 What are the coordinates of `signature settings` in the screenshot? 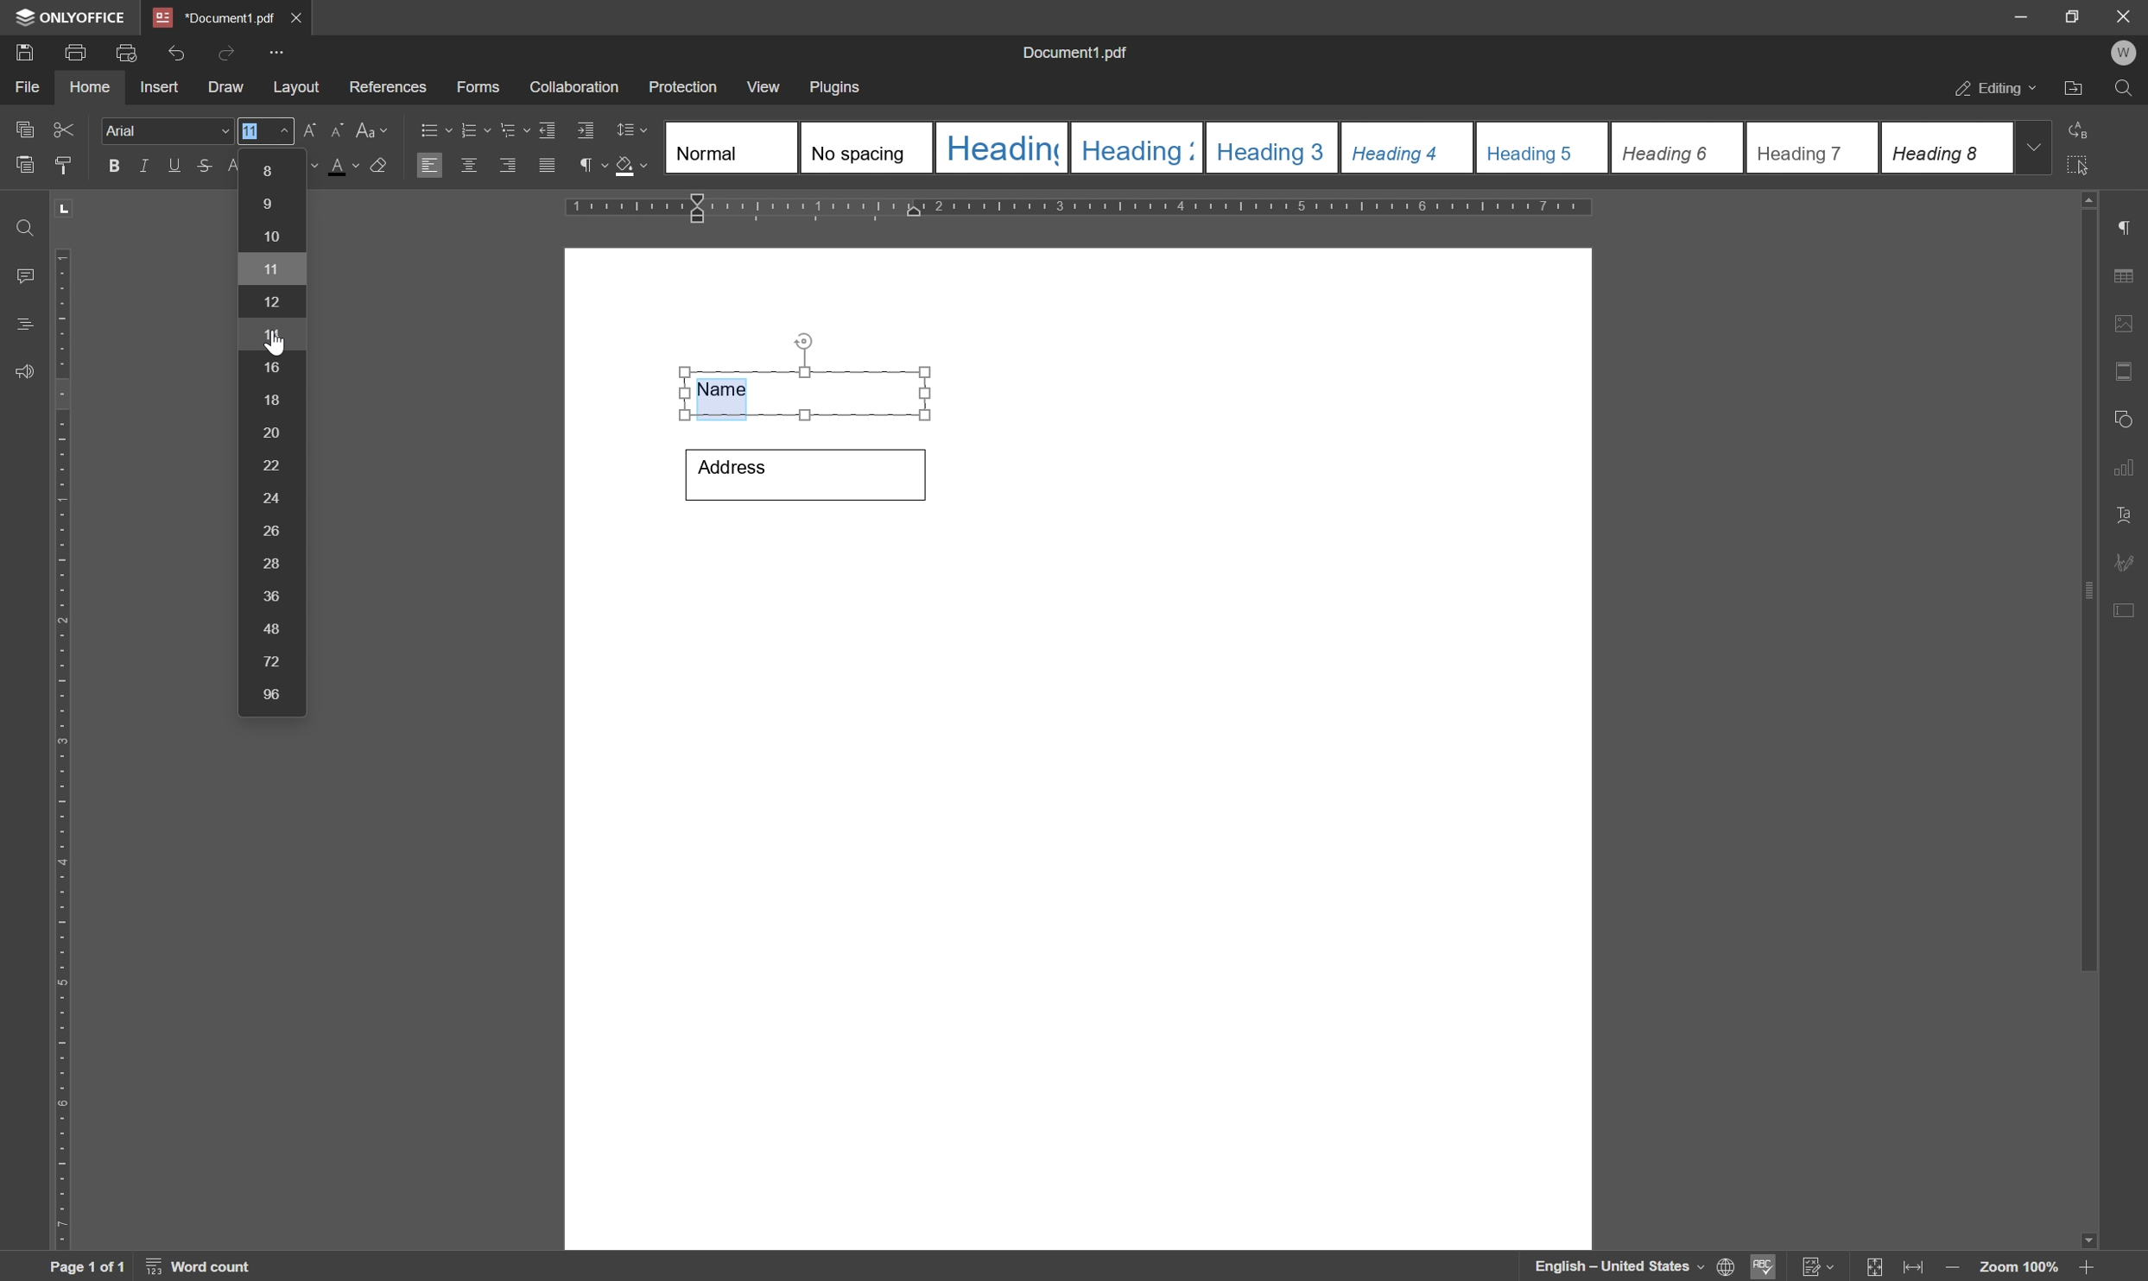 It's located at (2129, 562).